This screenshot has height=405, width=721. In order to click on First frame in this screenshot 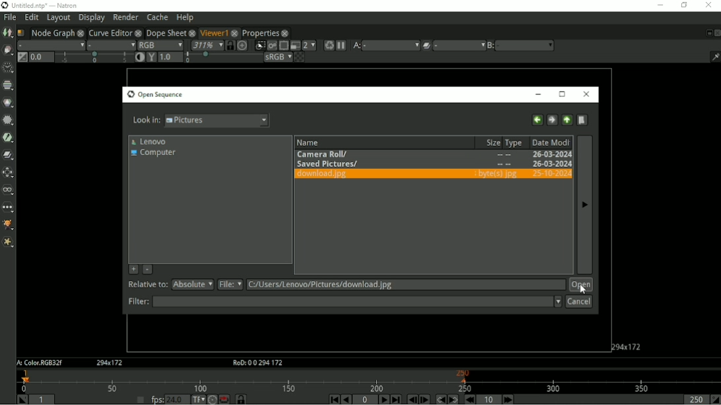, I will do `click(333, 399)`.